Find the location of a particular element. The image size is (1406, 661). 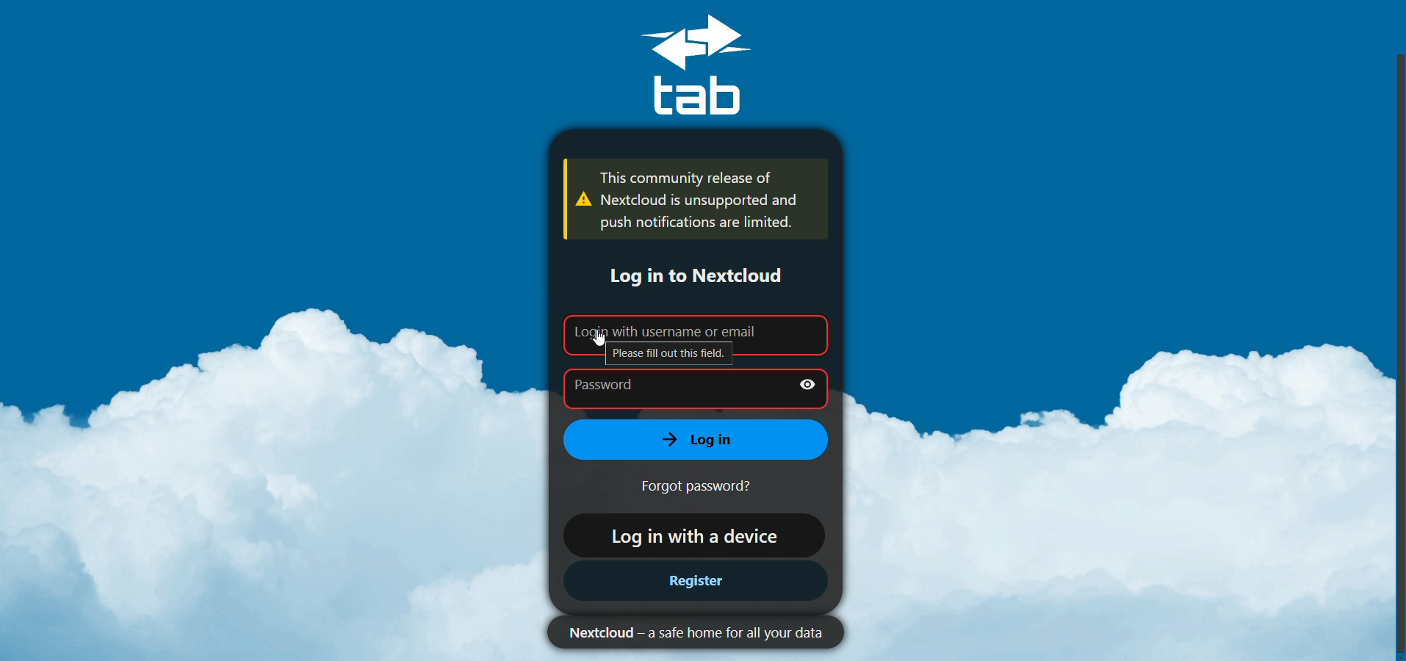

Scroll bar is located at coordinates (1389, 351).